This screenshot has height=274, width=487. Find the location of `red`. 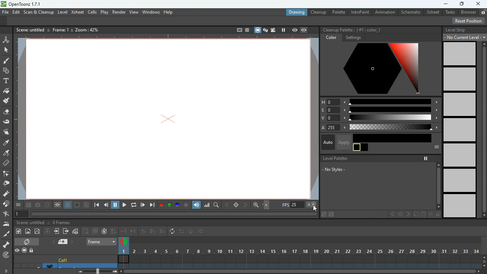

red is located at coordinates (162, 205).